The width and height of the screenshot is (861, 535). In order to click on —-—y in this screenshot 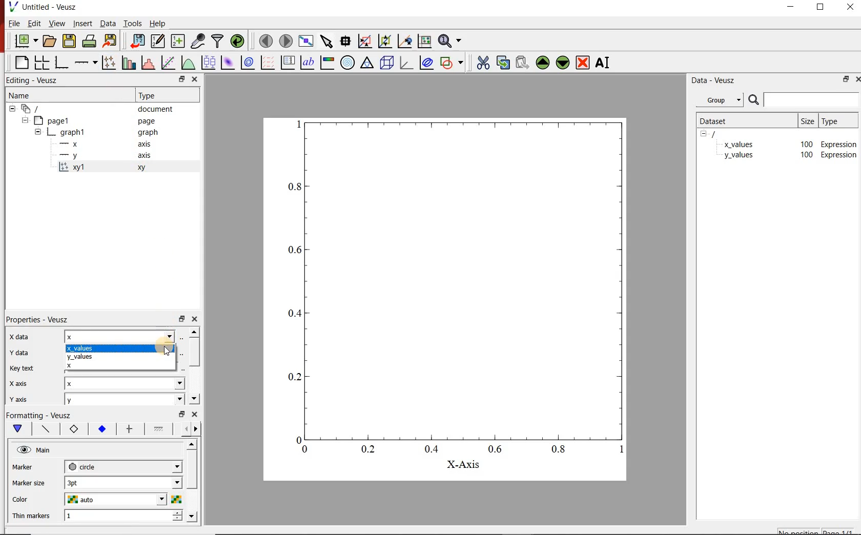, I will do `click(69, 156)`.